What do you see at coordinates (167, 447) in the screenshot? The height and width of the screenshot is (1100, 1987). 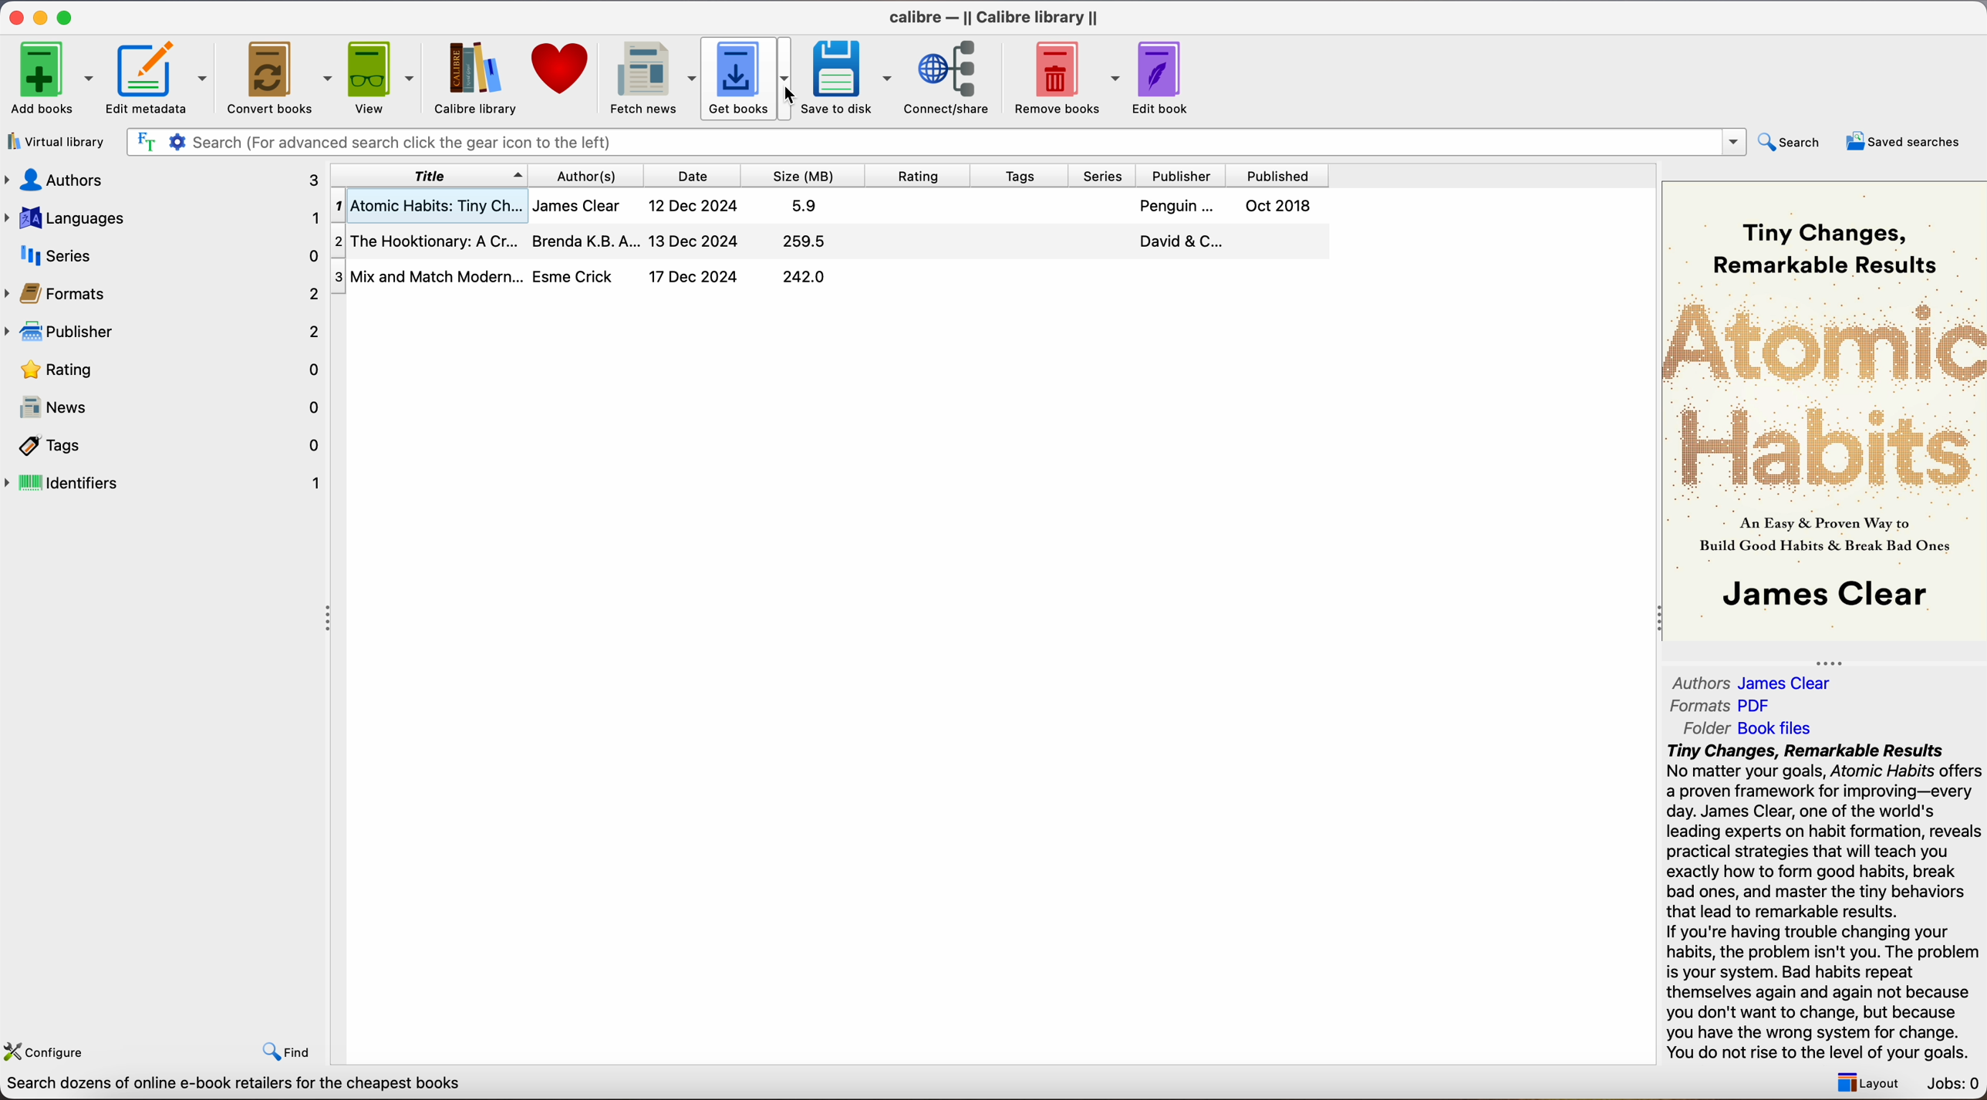 I see `tags` at bounding box center [167, 447].